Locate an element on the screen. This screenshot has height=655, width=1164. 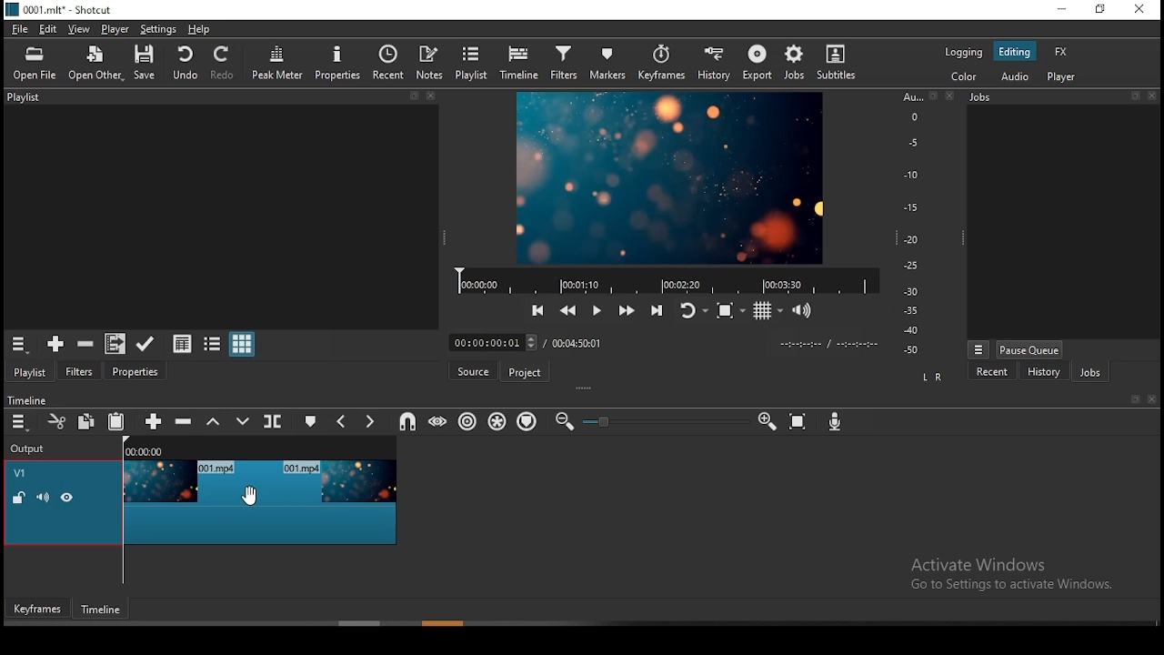
copy is located at coordinates (85, 421).